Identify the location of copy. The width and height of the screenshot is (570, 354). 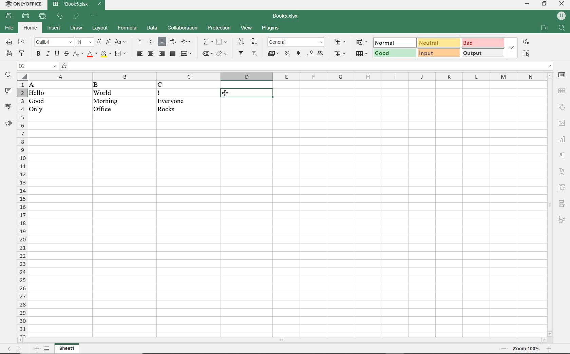
(8, 42).